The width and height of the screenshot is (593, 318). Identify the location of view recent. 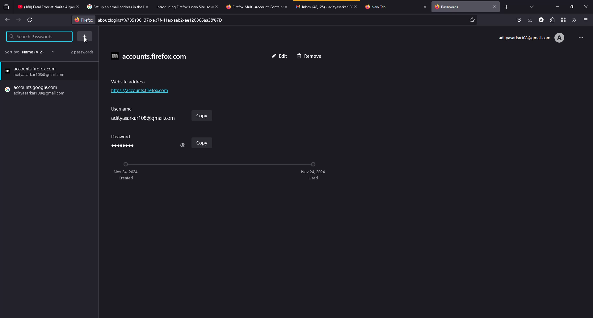
(7, 7).